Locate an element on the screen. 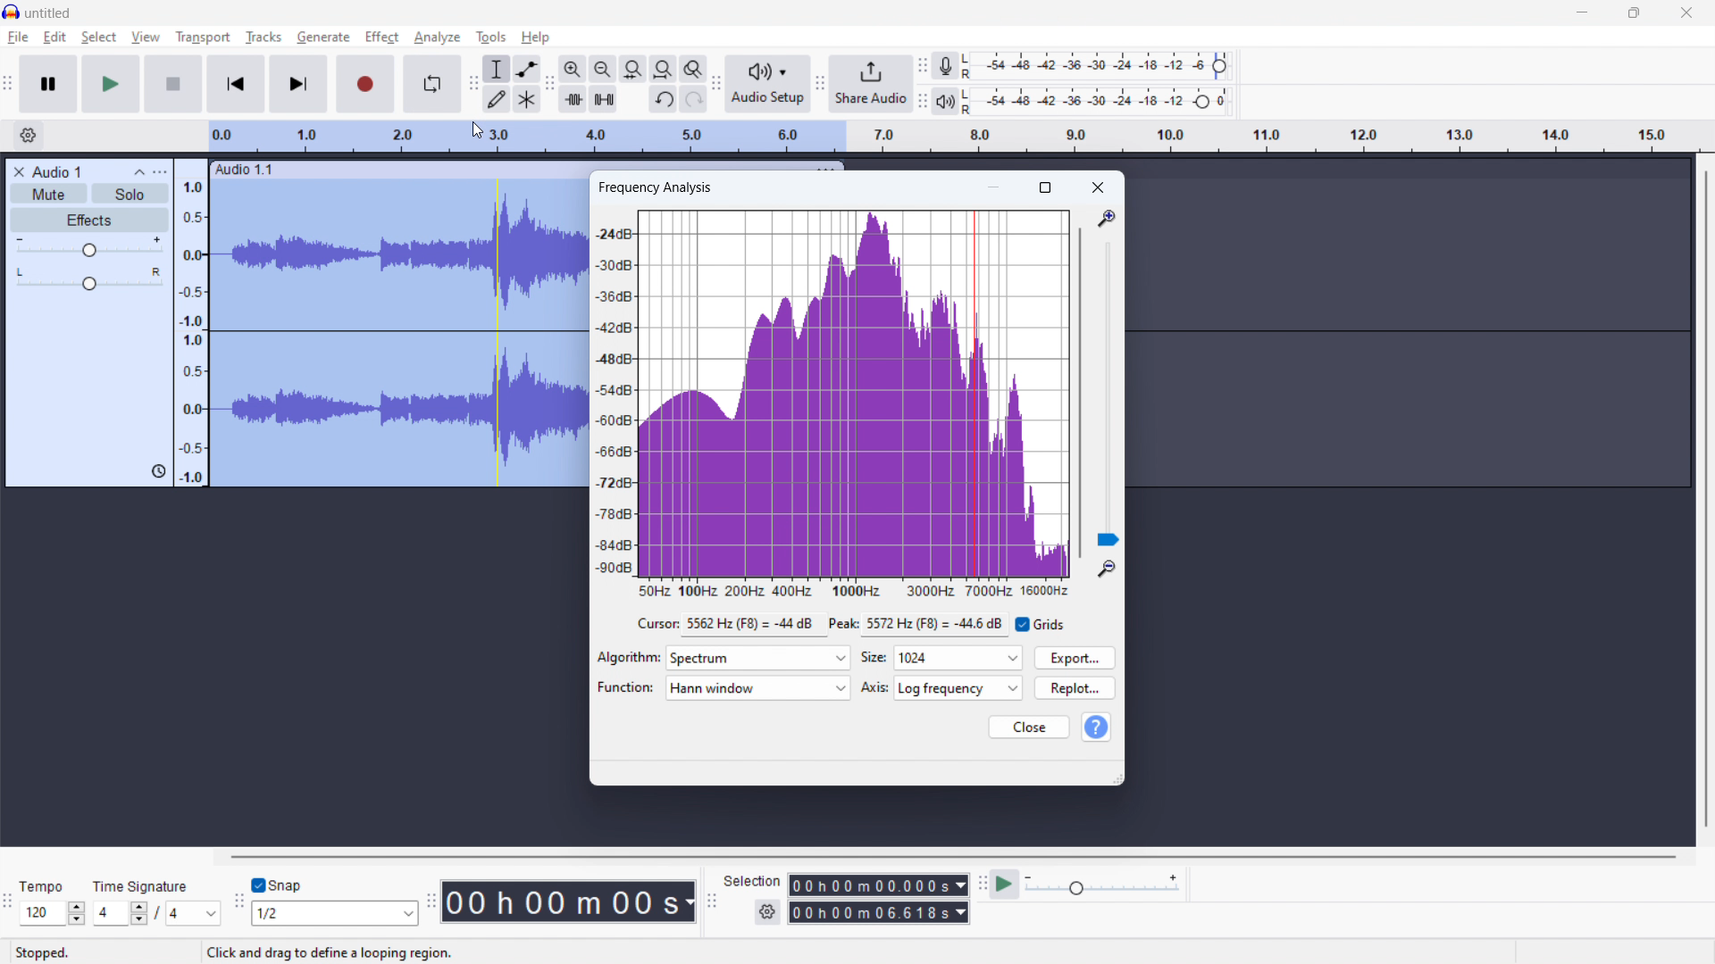 Image resolution: width=1715 pixels, height=964 pixels. redo is located at coordinates (694, 99).